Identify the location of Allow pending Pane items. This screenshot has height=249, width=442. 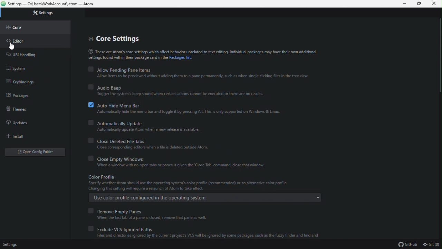
(201, 70).